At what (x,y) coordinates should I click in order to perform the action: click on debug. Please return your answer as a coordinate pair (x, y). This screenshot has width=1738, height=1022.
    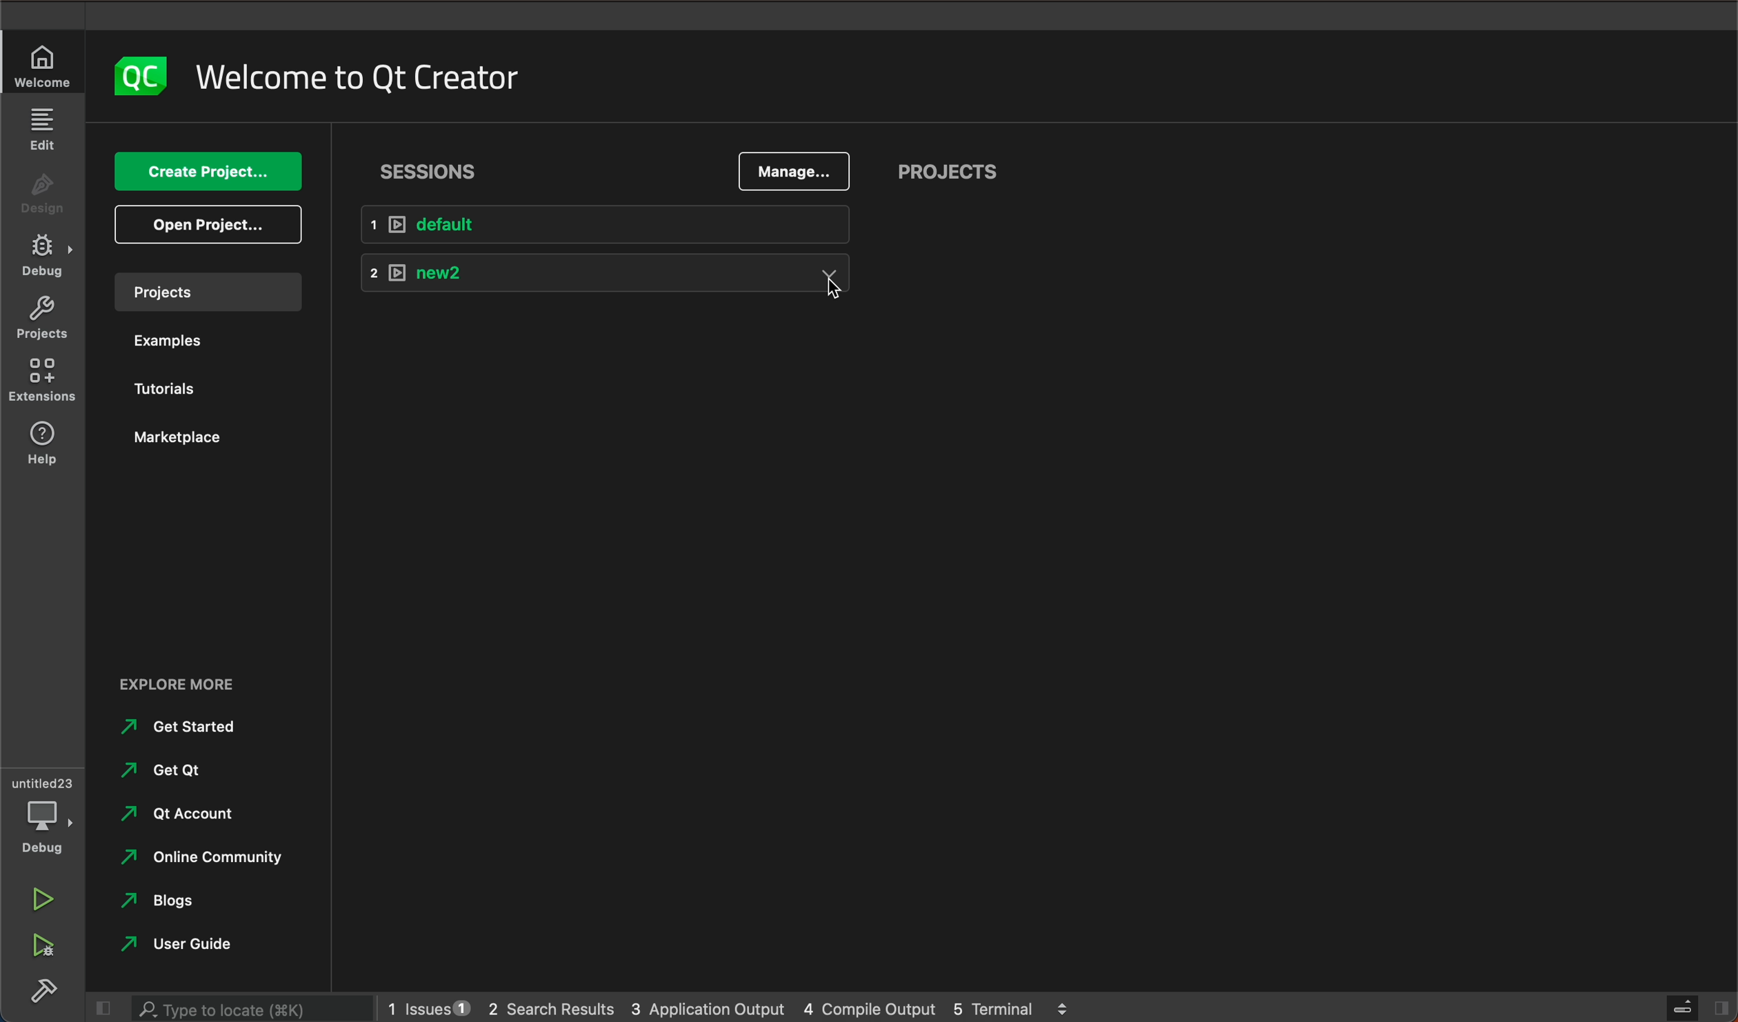
    Looking at the image, I should click on (46, 257).